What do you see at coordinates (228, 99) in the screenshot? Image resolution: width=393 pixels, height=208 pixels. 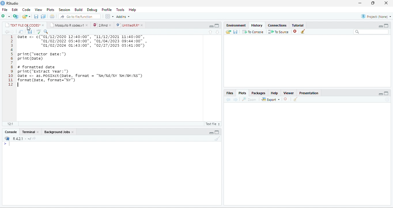 I see `back` at bounding box center [228, 99].